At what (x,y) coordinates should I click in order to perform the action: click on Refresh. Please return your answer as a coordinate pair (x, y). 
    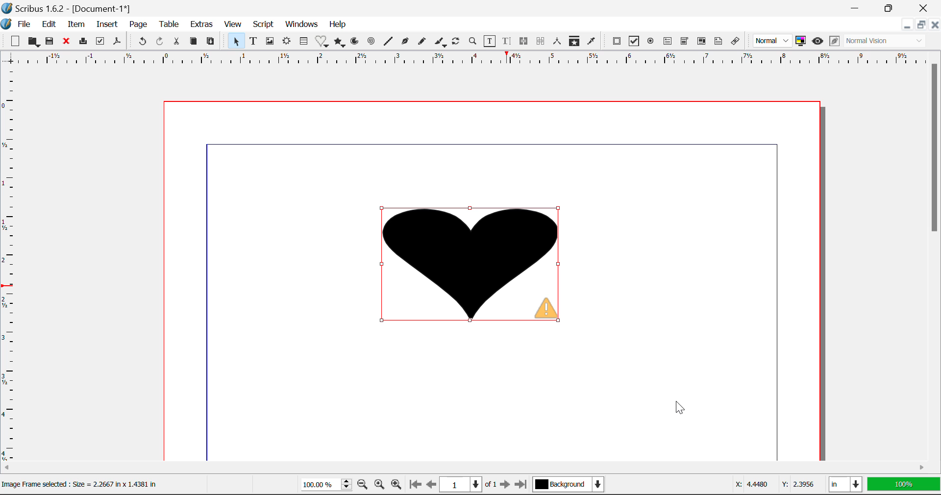
    Looking at the image, I should click on (458, 43).